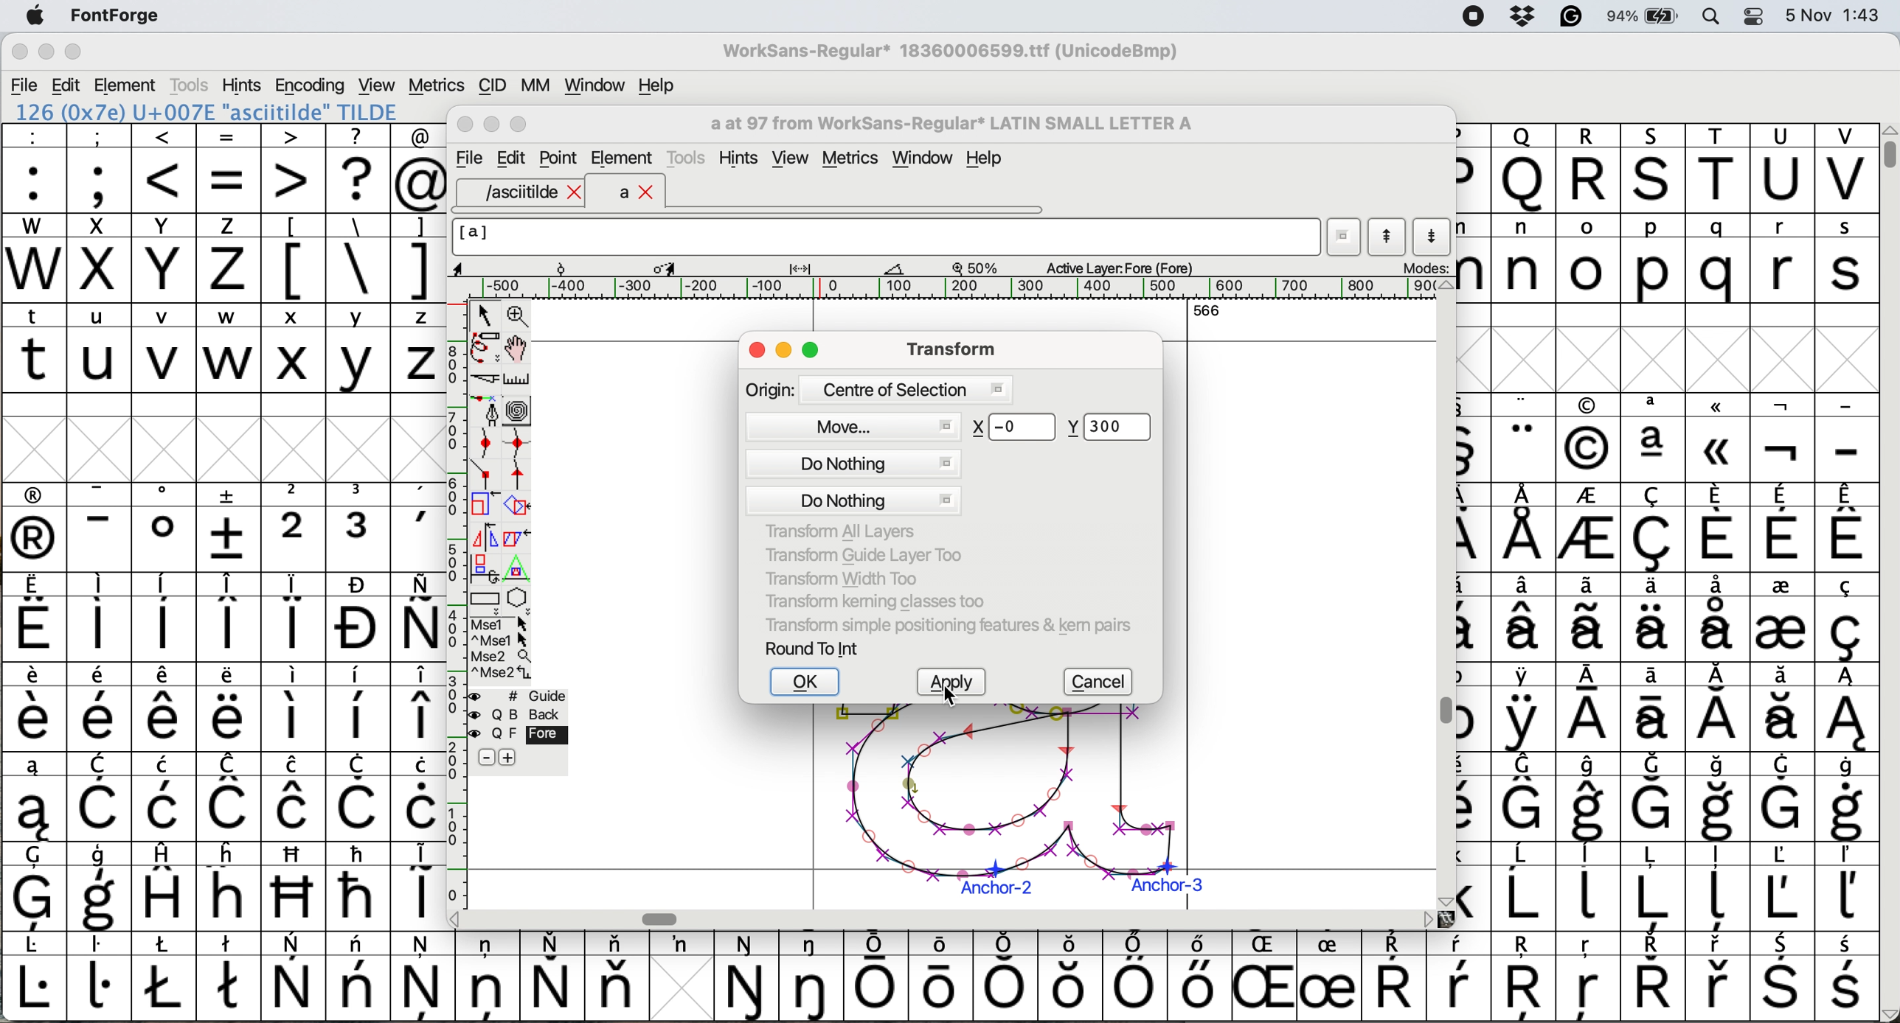 Image resolution: width=1900 pixels, height=1023 pixels. What do you see at coordinates (295, 886) in the screenshot?
I see `` at bounding box center [295, 886].